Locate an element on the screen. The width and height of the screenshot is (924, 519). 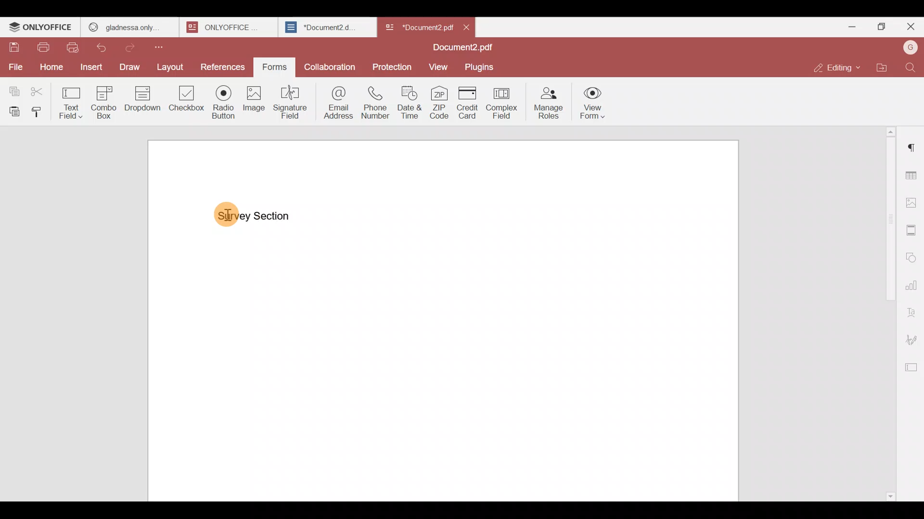
Plugins is located at coordinates (480, 66).